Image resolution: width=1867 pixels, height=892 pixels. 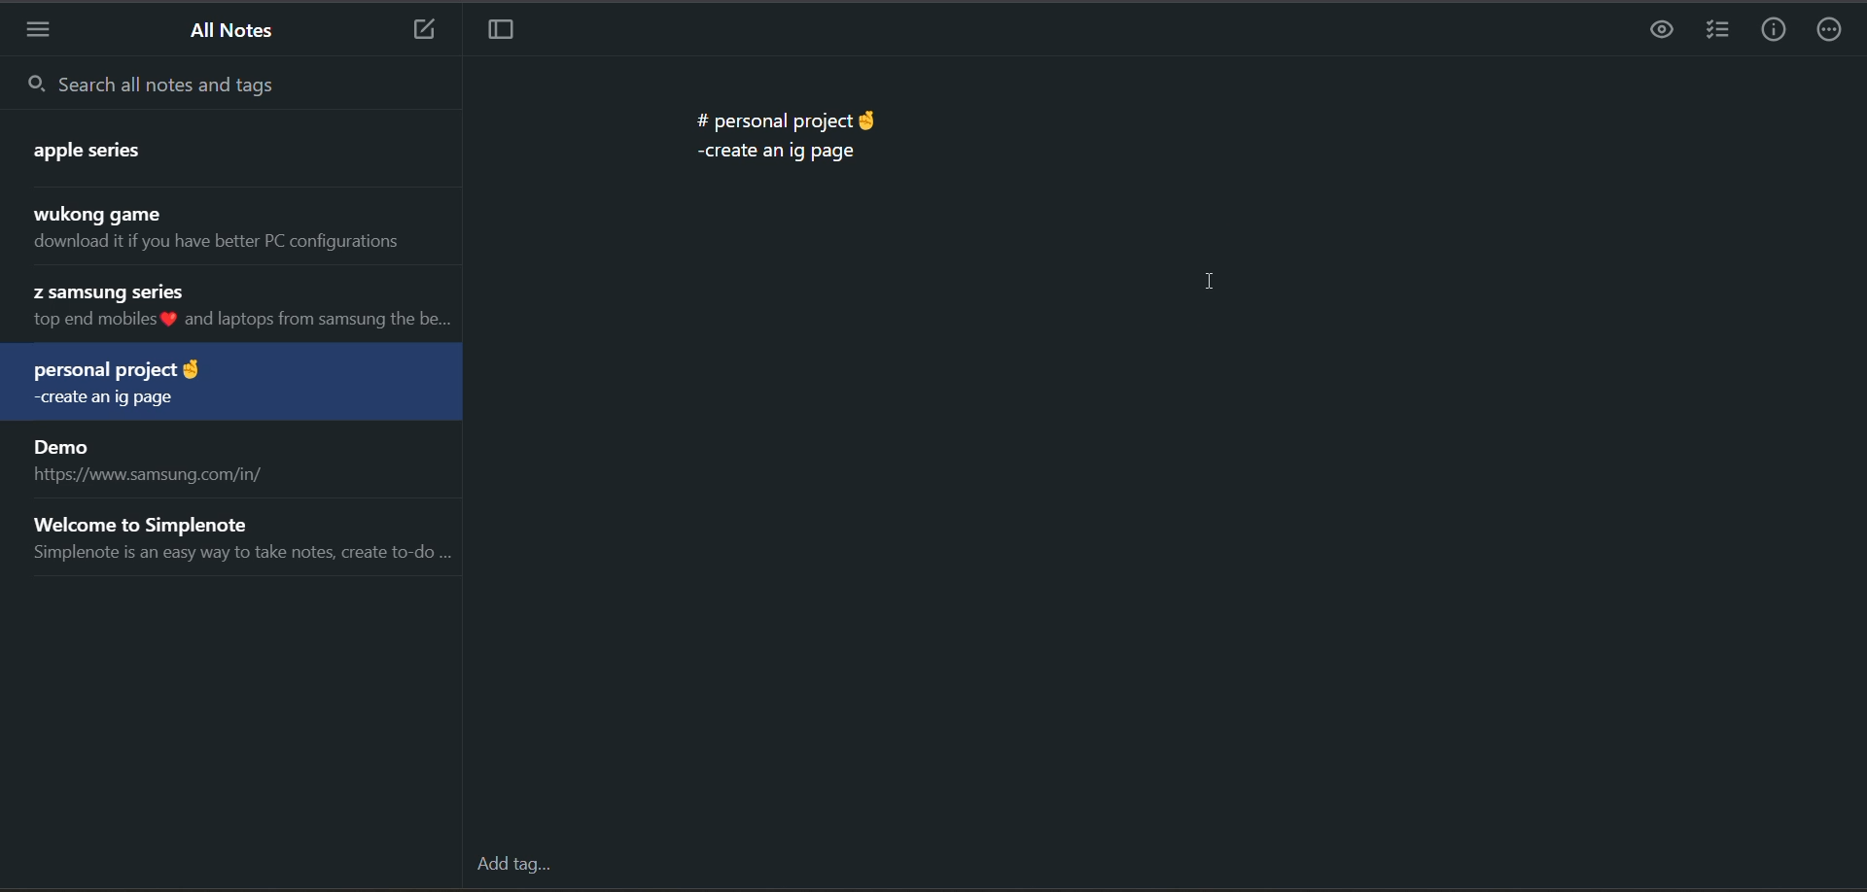 What do you see at coordinates (238, 308) in the screenshot?
I see `note title and preview sorted in reverse chronological order` at bounding box center [238, 308].